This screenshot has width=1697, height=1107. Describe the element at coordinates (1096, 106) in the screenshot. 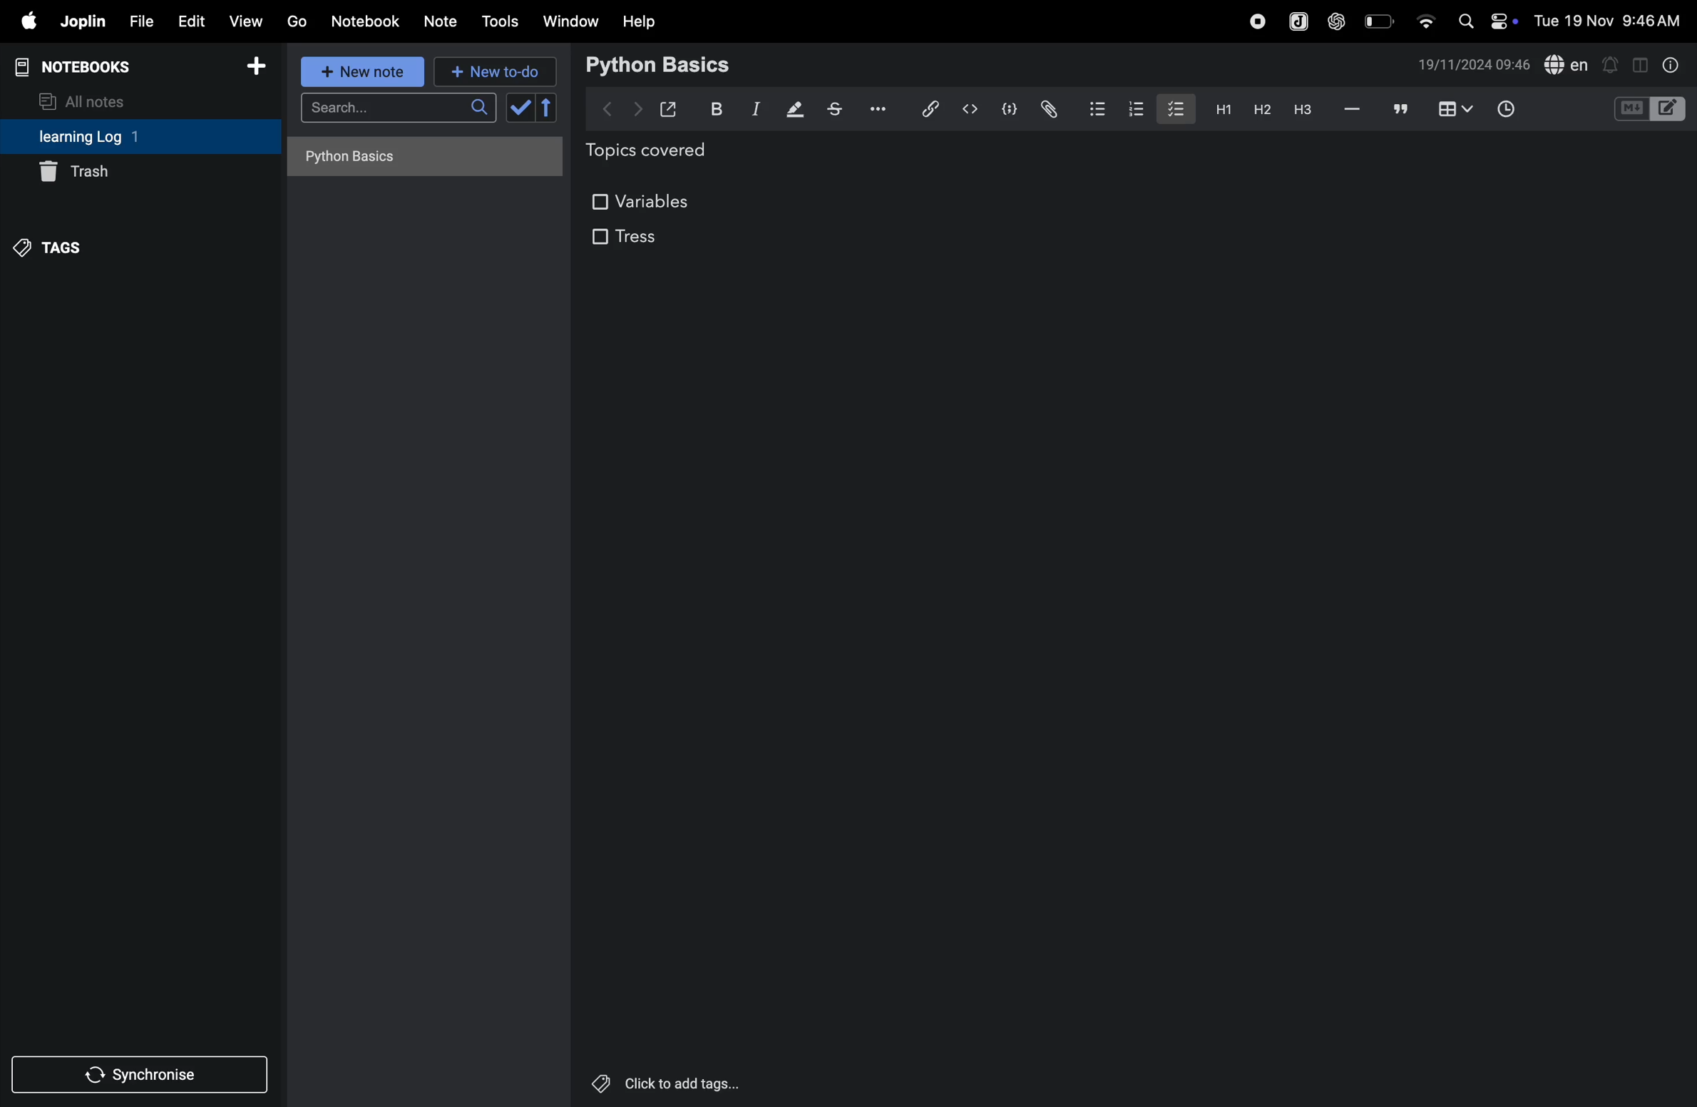

I see `bullet list` at that location.